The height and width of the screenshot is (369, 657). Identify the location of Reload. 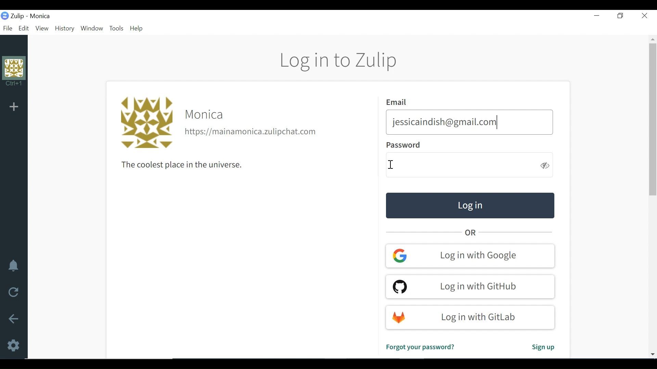
(11, 292).